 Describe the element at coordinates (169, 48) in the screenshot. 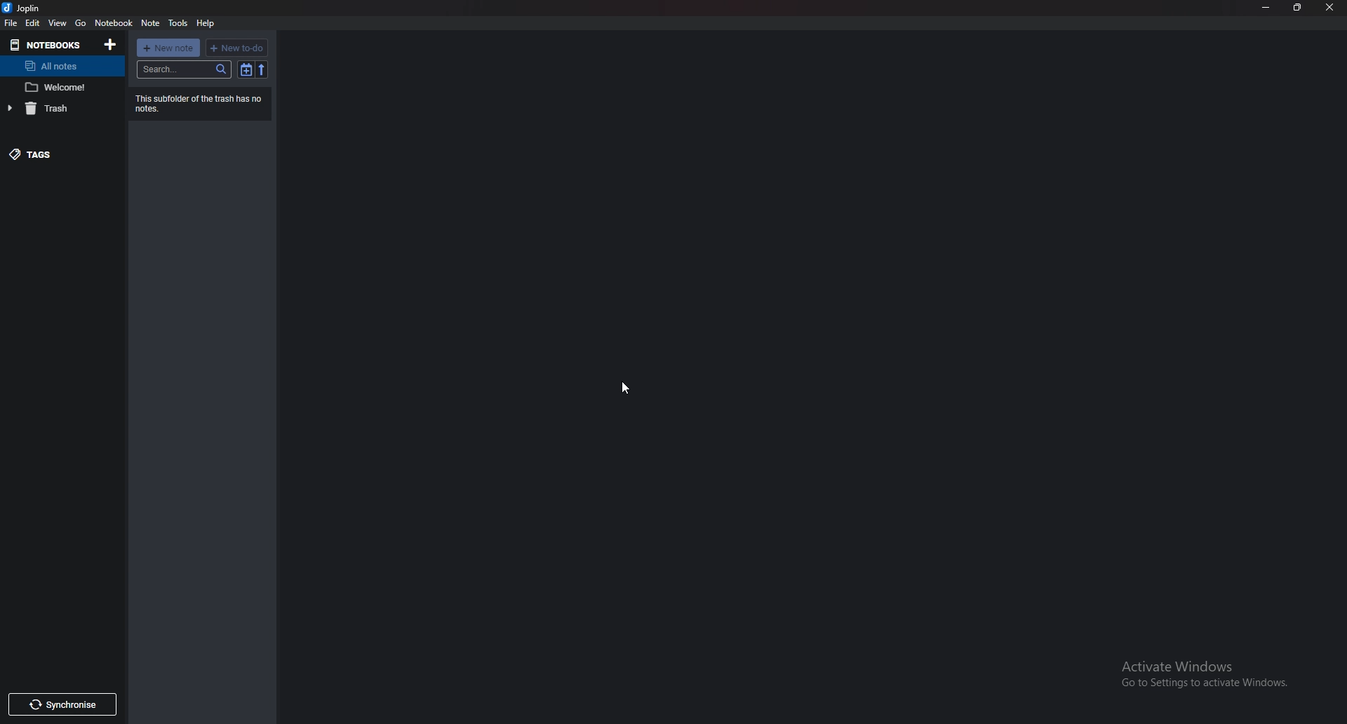

I see `new note` at that location.